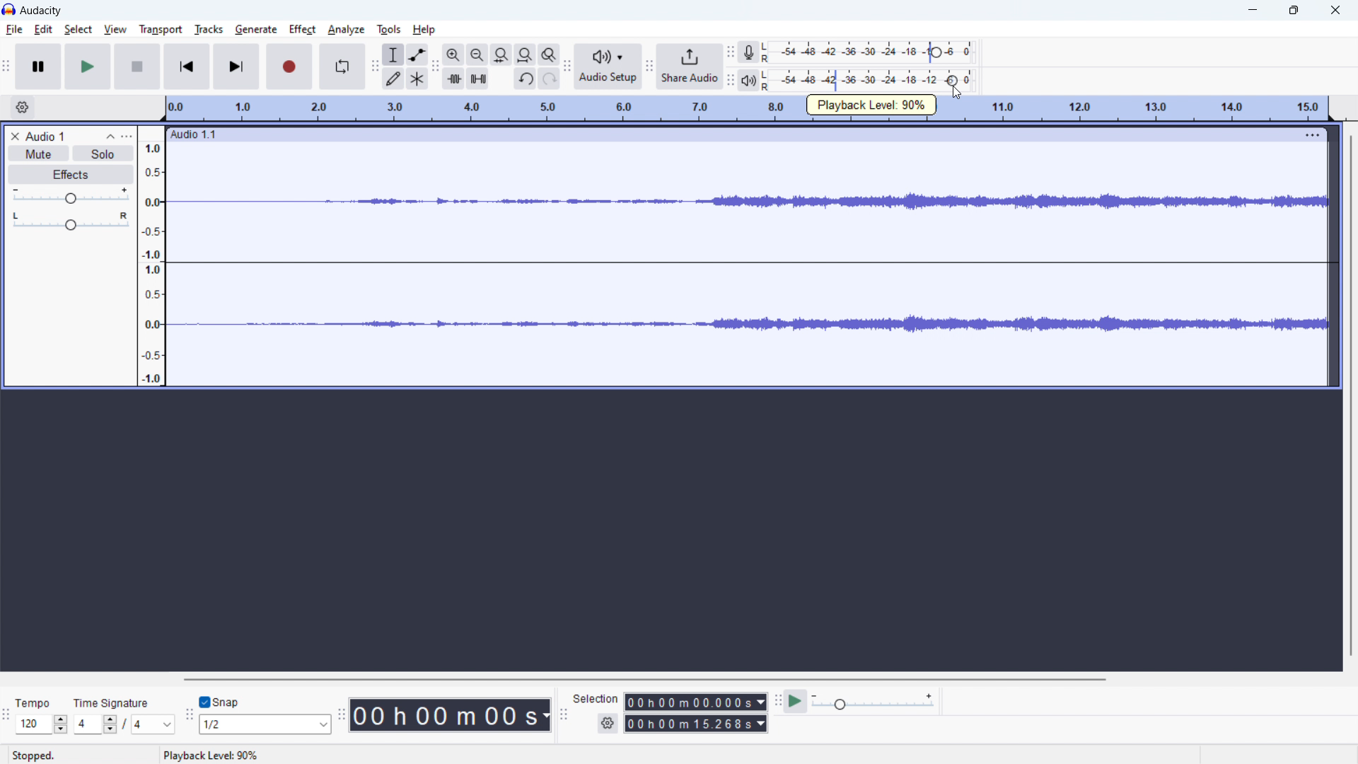 The height and width of the screenshot is (764, 1358). What do you see at coordinates (453, 79) in the screenshot?
I see `trim audio outside selection` at bounding box center [453, 79].